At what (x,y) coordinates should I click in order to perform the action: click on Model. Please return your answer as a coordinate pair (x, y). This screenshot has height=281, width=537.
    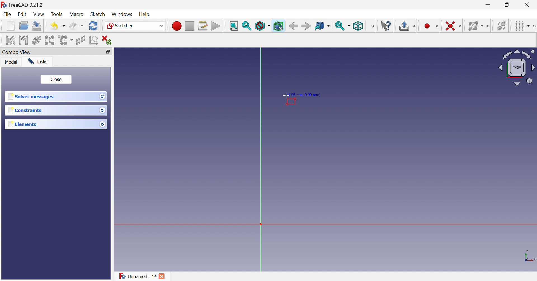
    Looking at the image, I should click on (11, 62).